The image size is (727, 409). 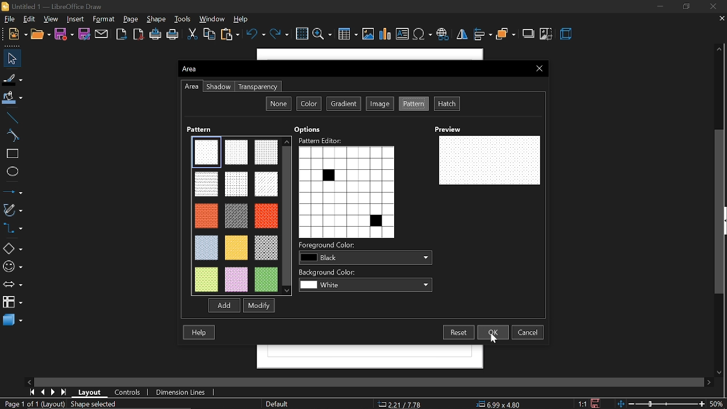 I want to click on window, so click(x=212, y=19).